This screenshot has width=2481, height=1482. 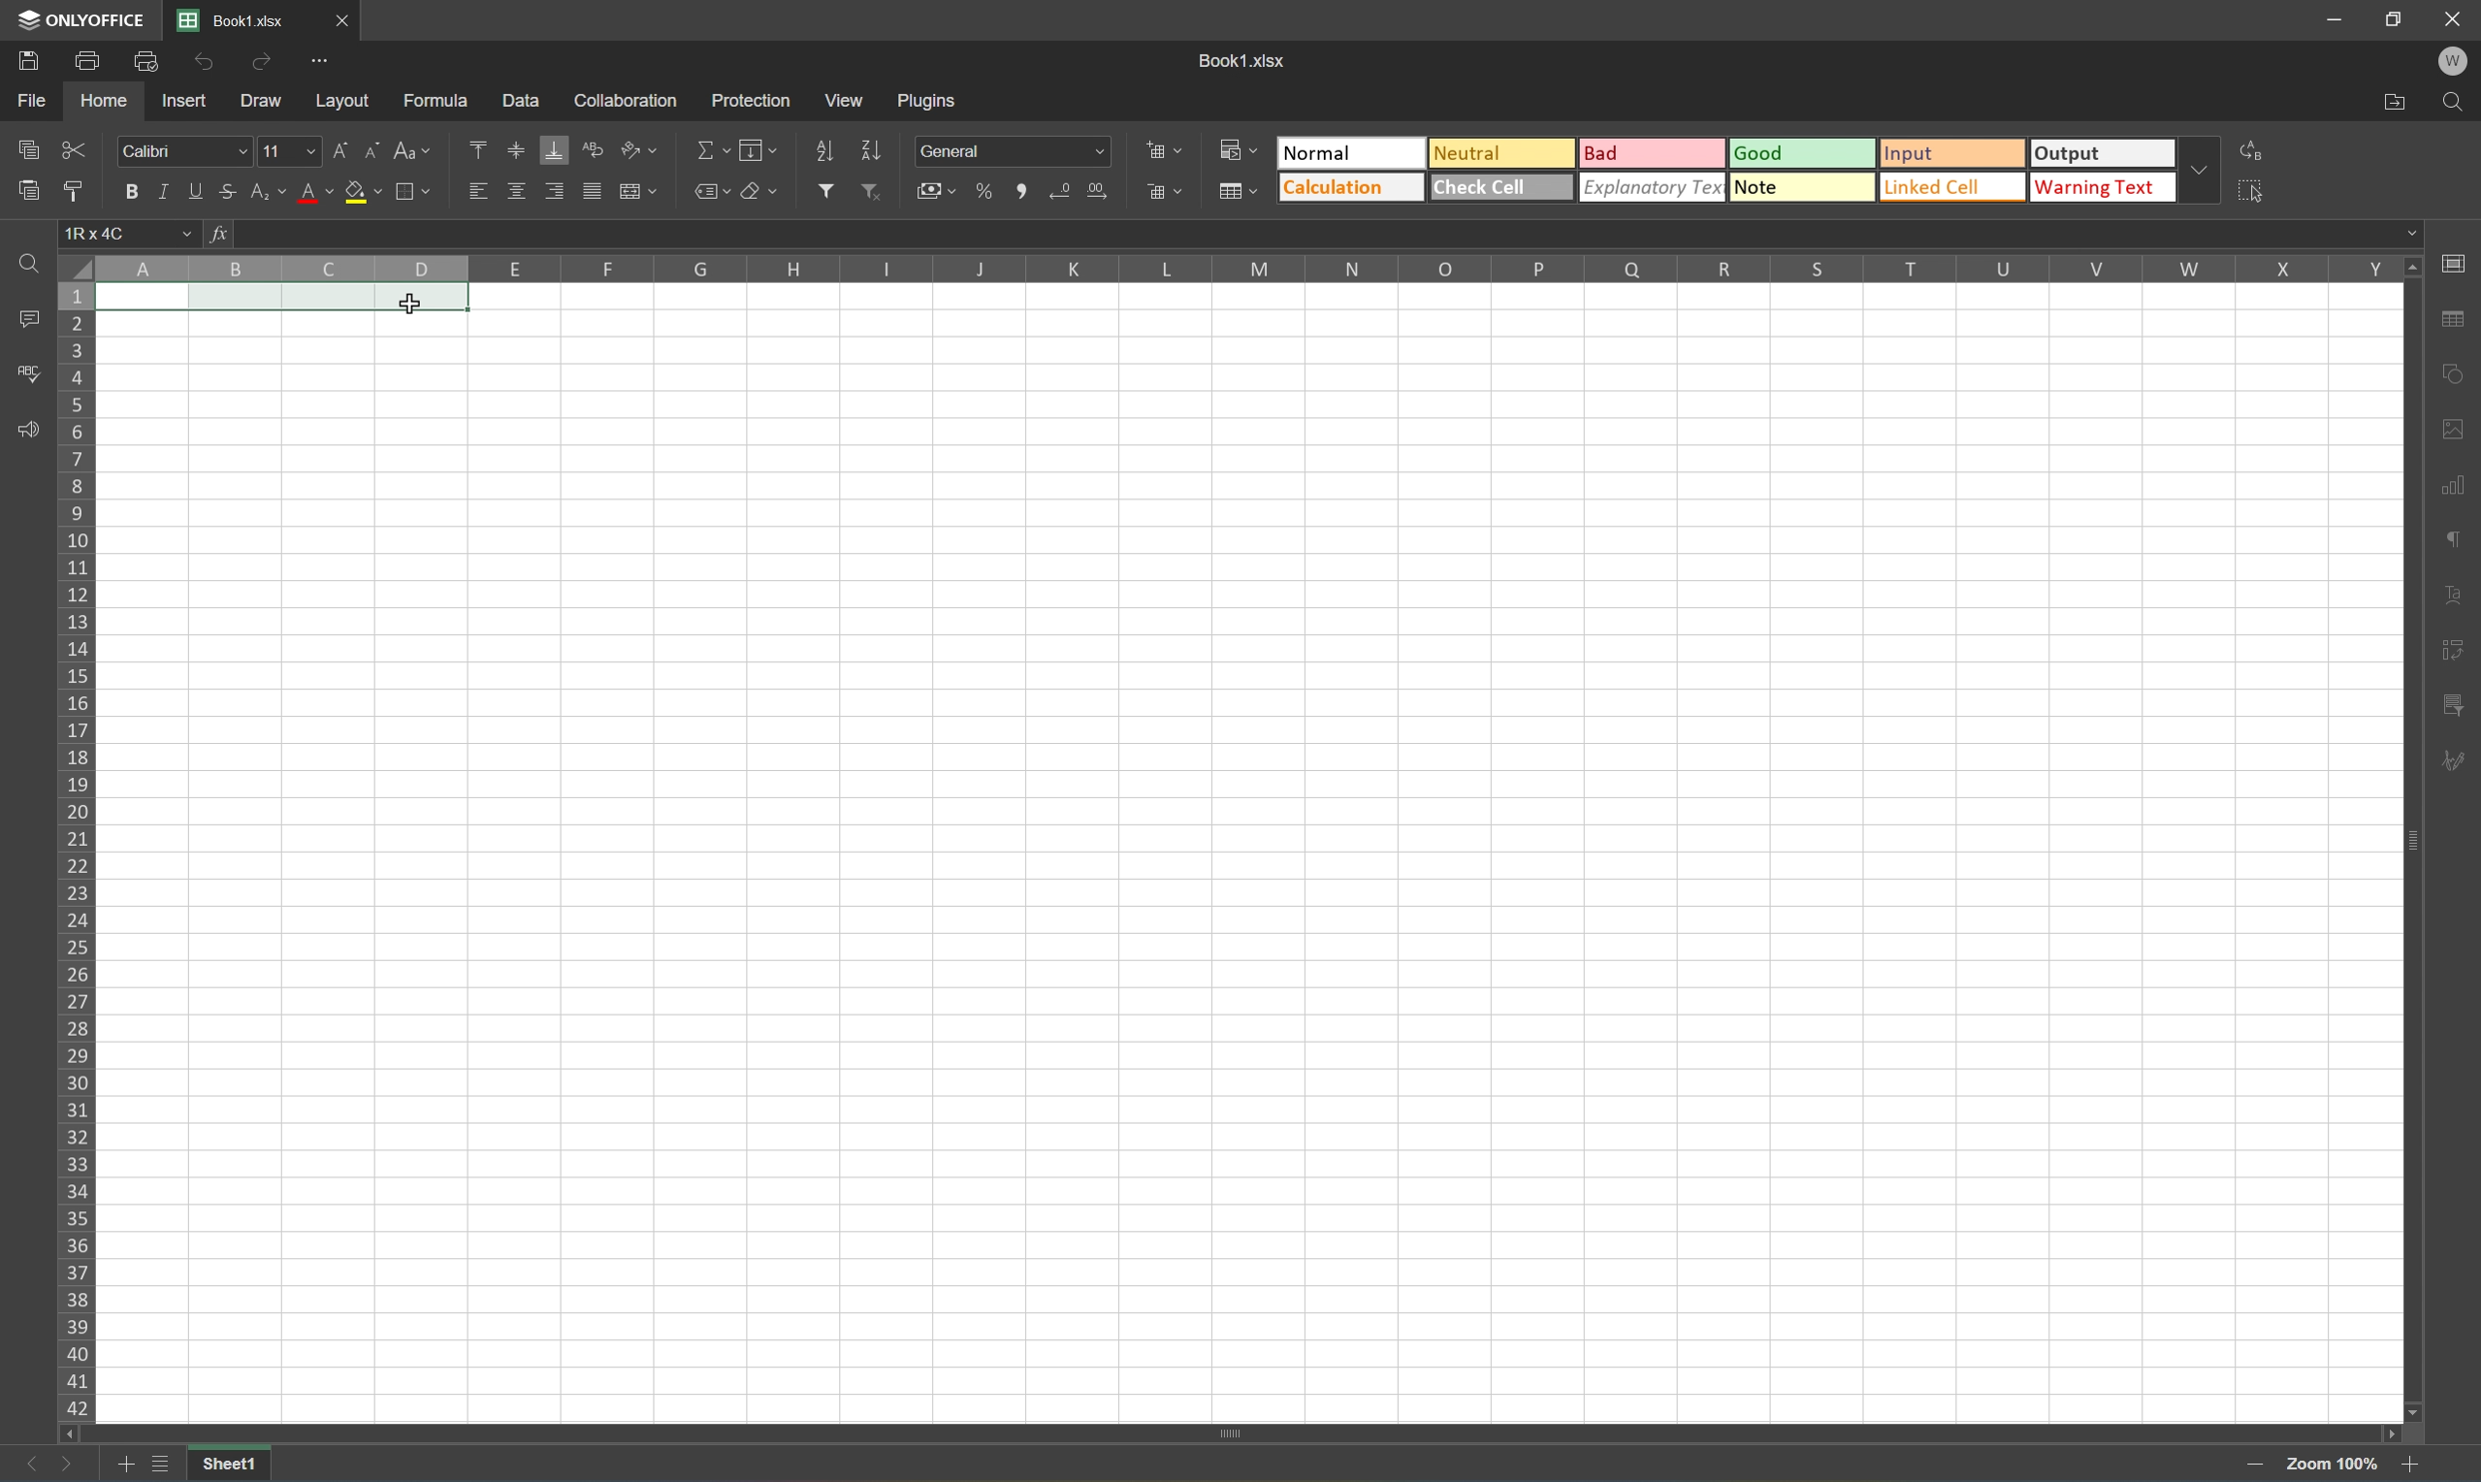 I want to click on Remove filter, so click(x=870, y=190).